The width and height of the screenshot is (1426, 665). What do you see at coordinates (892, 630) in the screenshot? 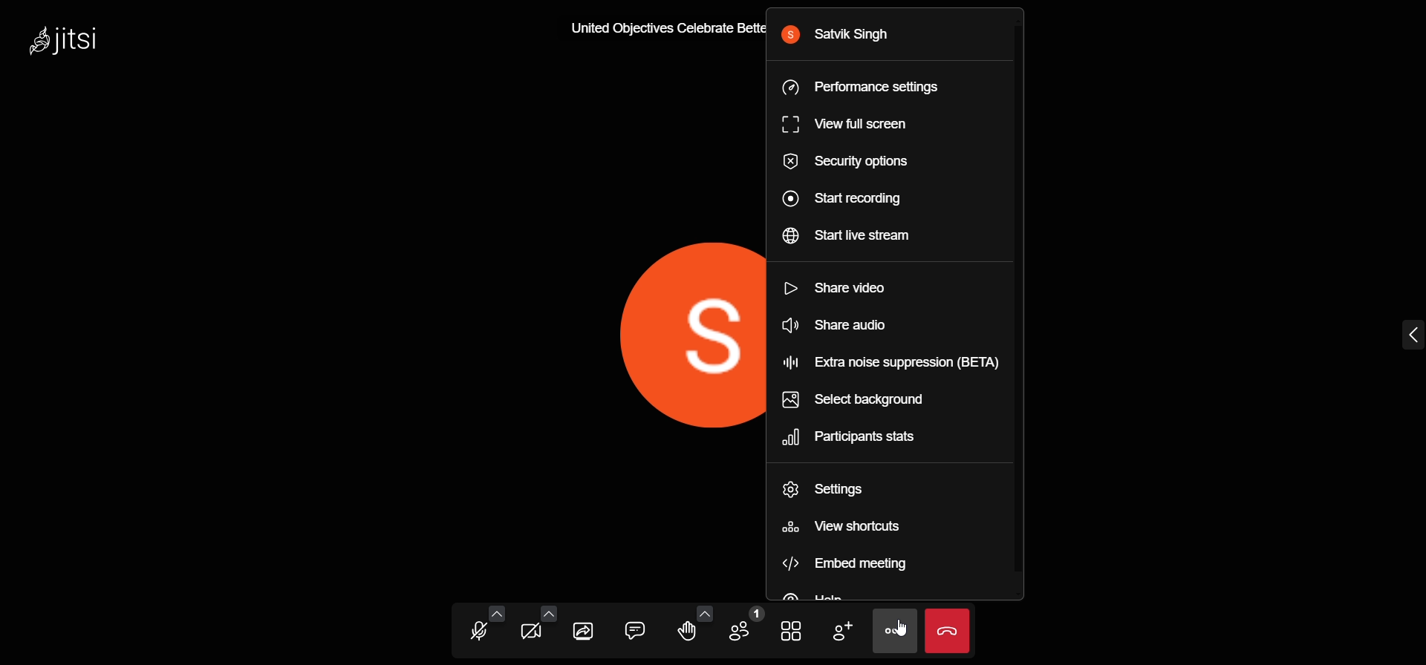
I see `more` at bounding box center [892, 630].